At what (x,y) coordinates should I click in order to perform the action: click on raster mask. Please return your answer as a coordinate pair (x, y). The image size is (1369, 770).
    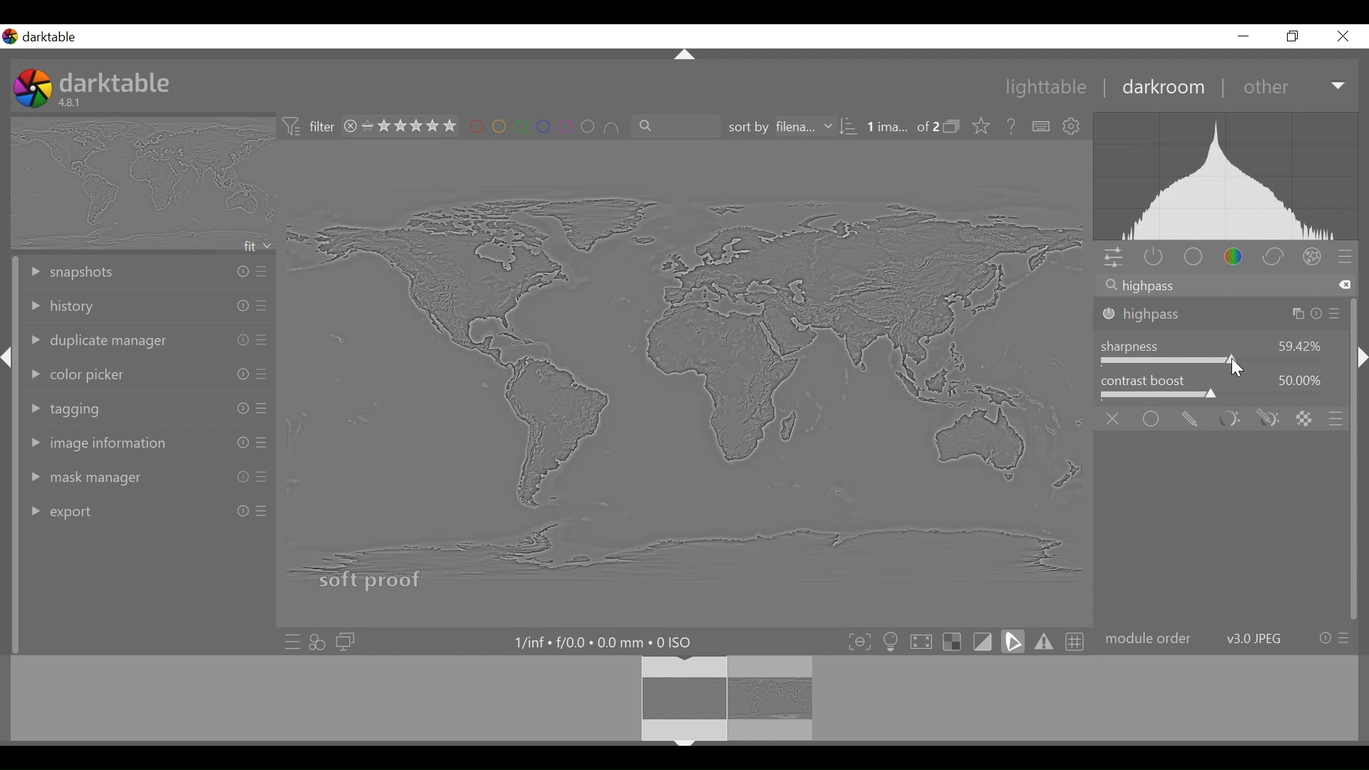
    Looking at the image, I should click on (1303, 418).